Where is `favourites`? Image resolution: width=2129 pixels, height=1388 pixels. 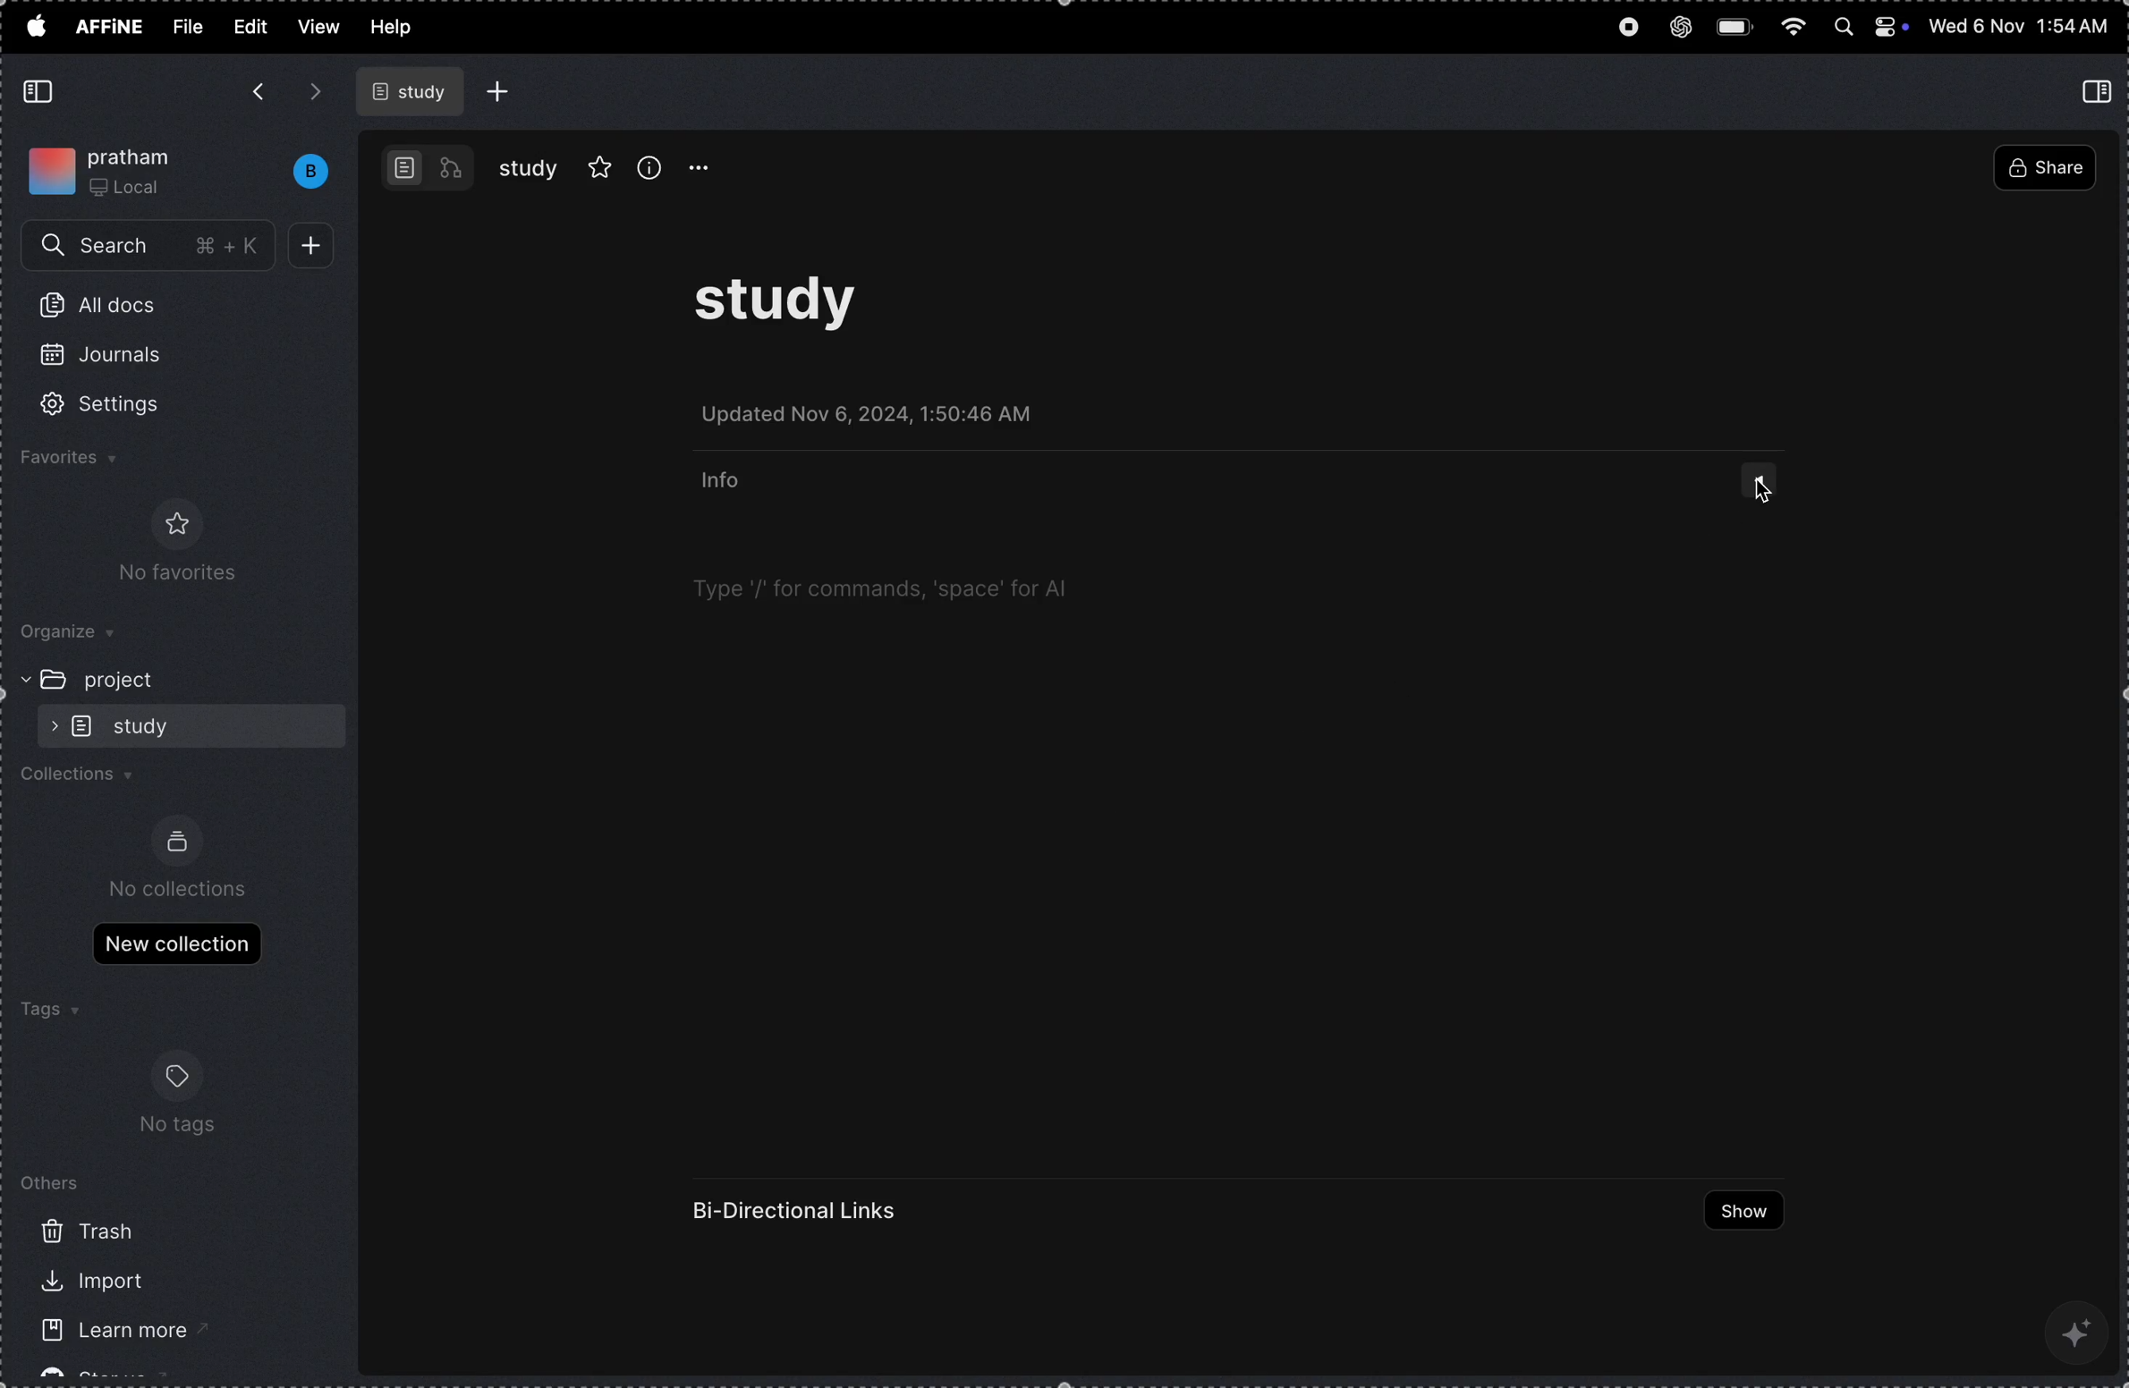
favourites is located at coordinates (94, 461).